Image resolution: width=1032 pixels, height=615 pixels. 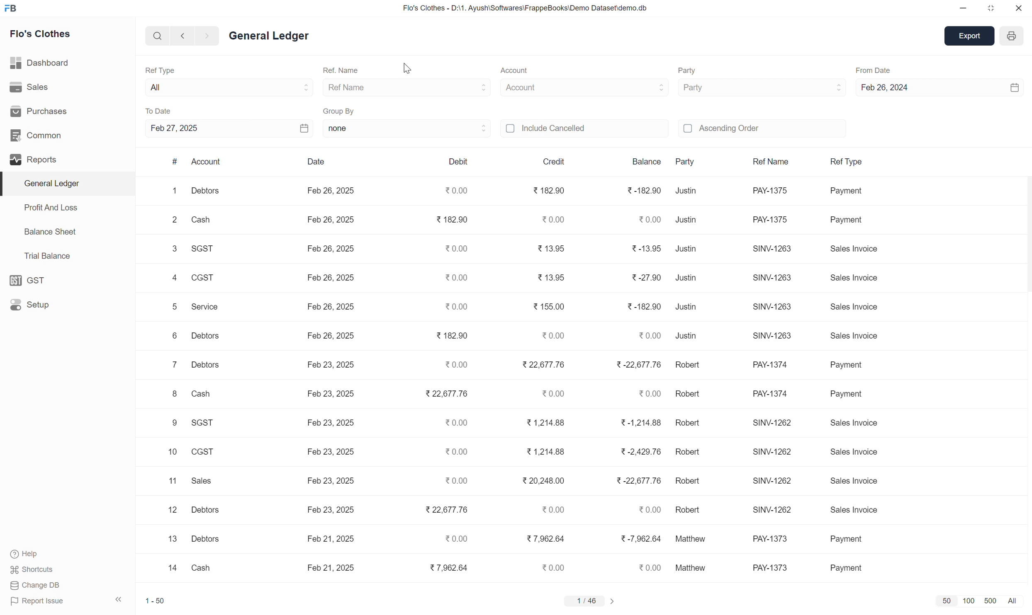 What do you see at coordinates (691, 511) in the screenshot?
I see `robert` at bounding box center [691, 511].